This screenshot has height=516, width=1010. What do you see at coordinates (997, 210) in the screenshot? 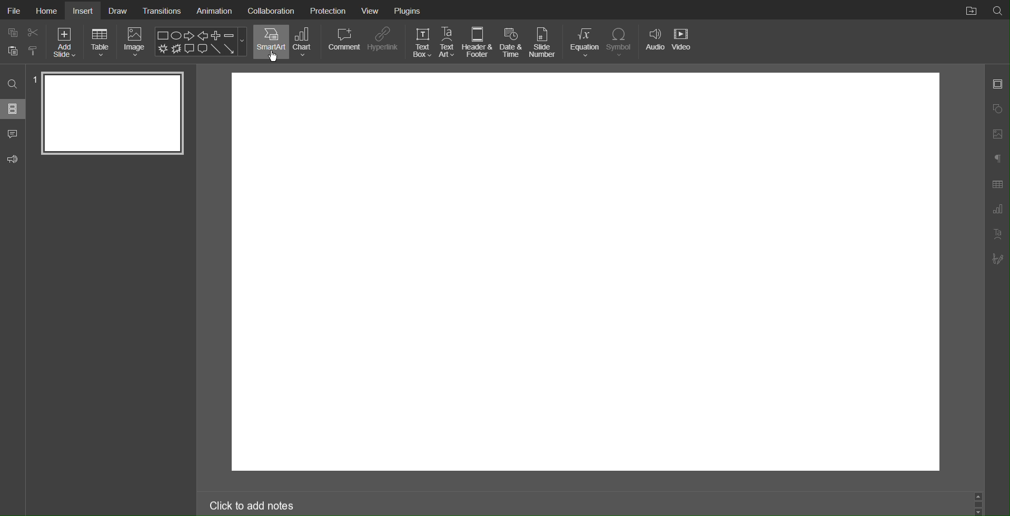
I see `Chart Settings` at bounding box center [997, 210].